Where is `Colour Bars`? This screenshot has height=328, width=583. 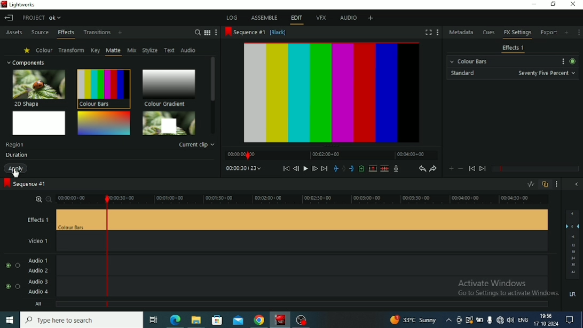
Colour Bars is located at coordinates (469, 60).